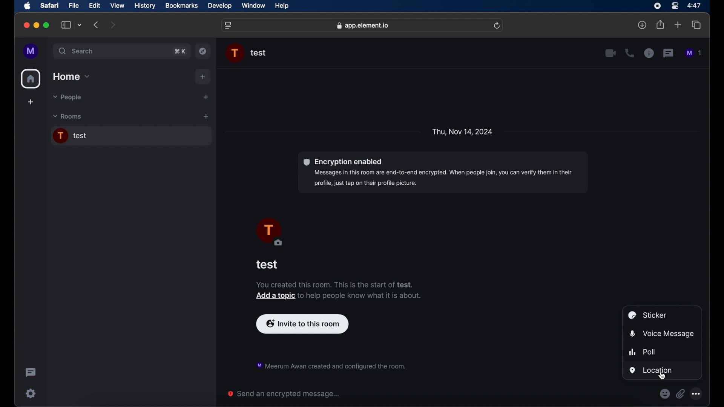 The height and width of the screenshot is (407, 724). What do you see at coordinates (674, 5) in the screenshot?
I see `control center` at bounding box center [674, 5].